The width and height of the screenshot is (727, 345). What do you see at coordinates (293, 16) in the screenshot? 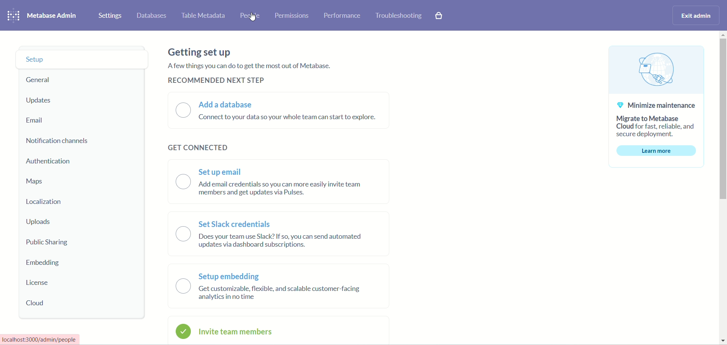
I see `permissions` at bounding box center [293, 16].